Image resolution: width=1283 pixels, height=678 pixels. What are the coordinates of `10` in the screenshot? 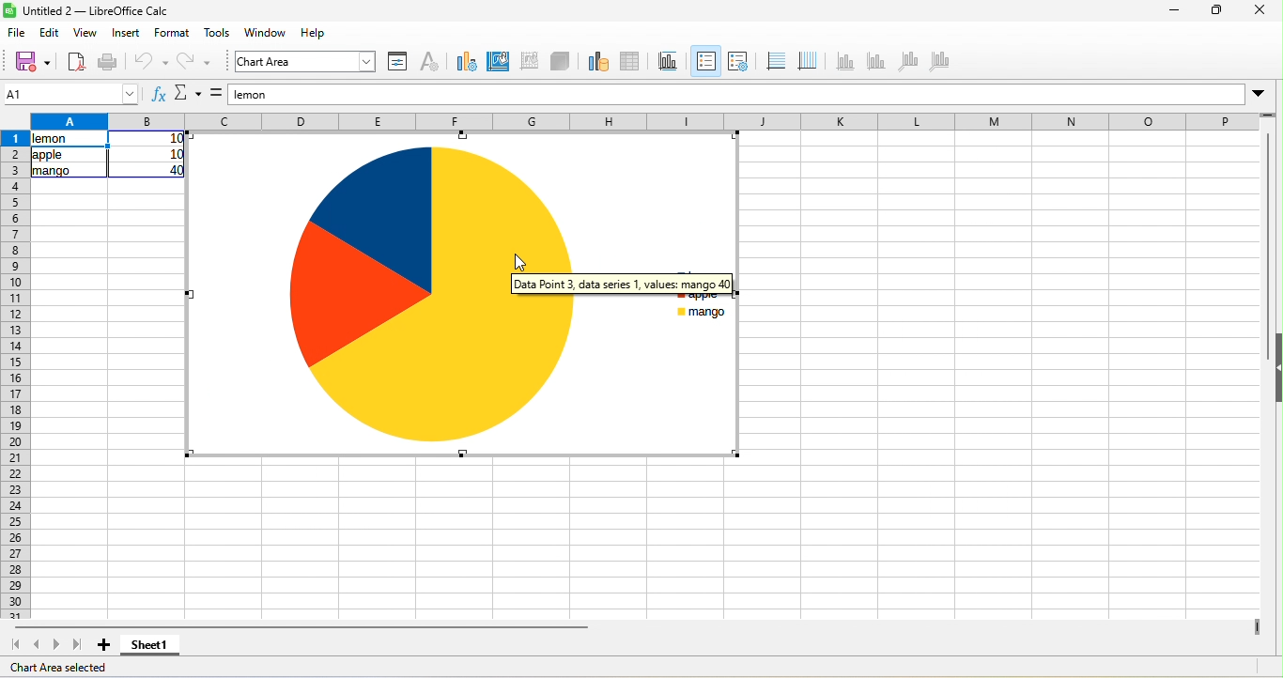 It's located at (148, 154).